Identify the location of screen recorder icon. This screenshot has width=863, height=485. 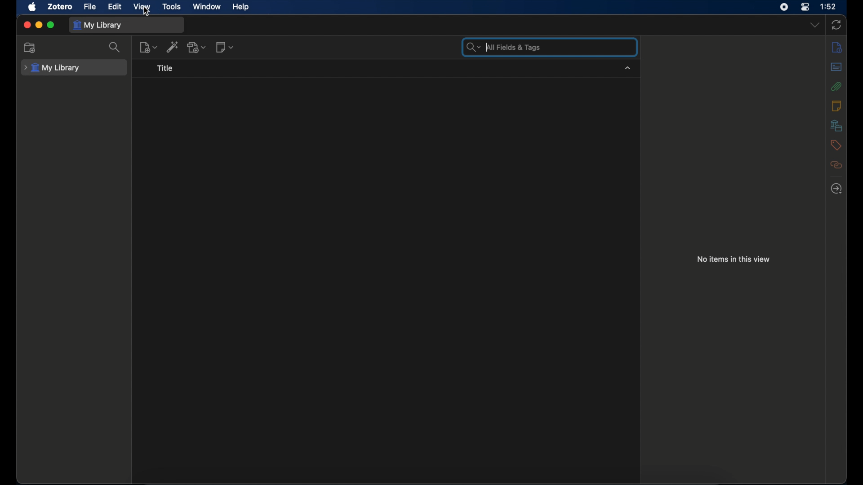
(783, 7).